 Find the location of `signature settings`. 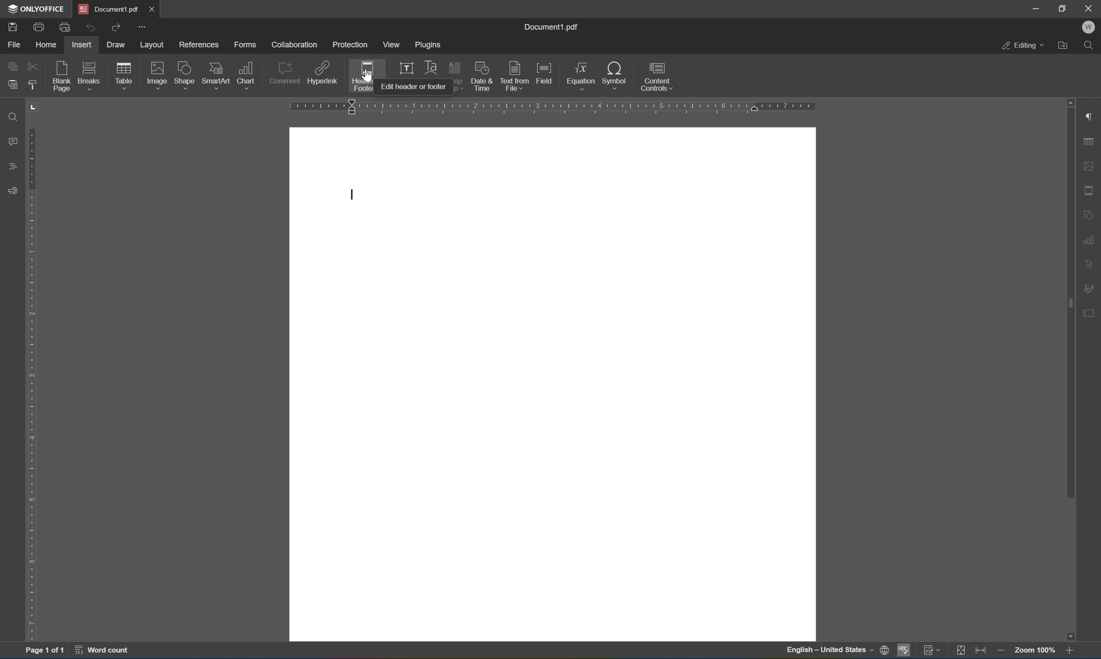

signature settings is located at coordinates (1091, 288).